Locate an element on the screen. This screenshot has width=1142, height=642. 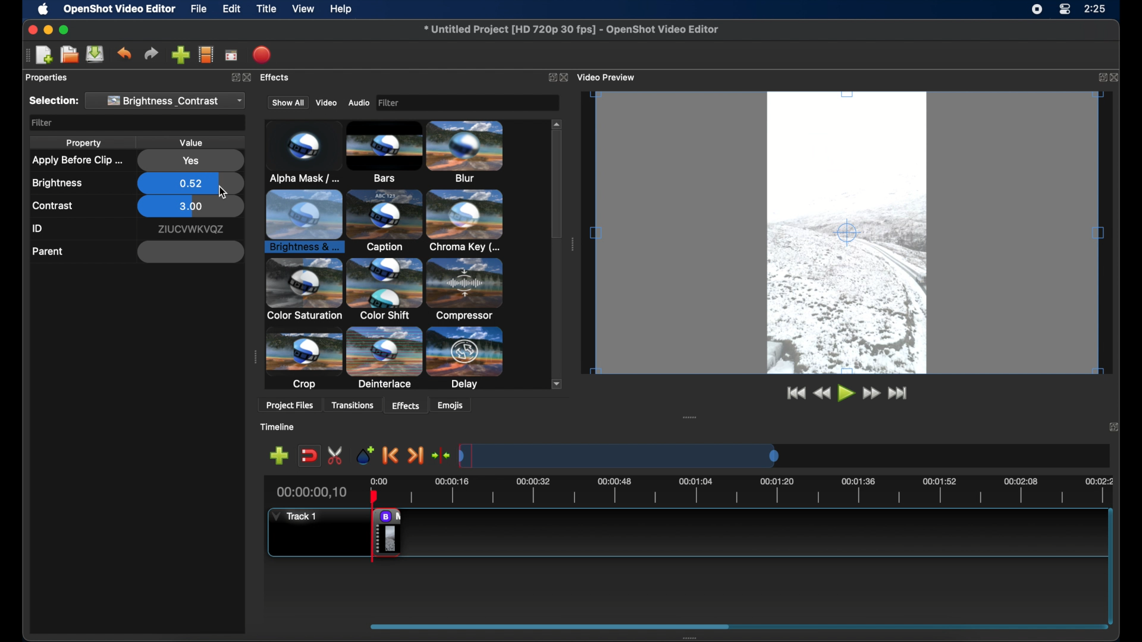
audio is located at coordinates (359, 102).